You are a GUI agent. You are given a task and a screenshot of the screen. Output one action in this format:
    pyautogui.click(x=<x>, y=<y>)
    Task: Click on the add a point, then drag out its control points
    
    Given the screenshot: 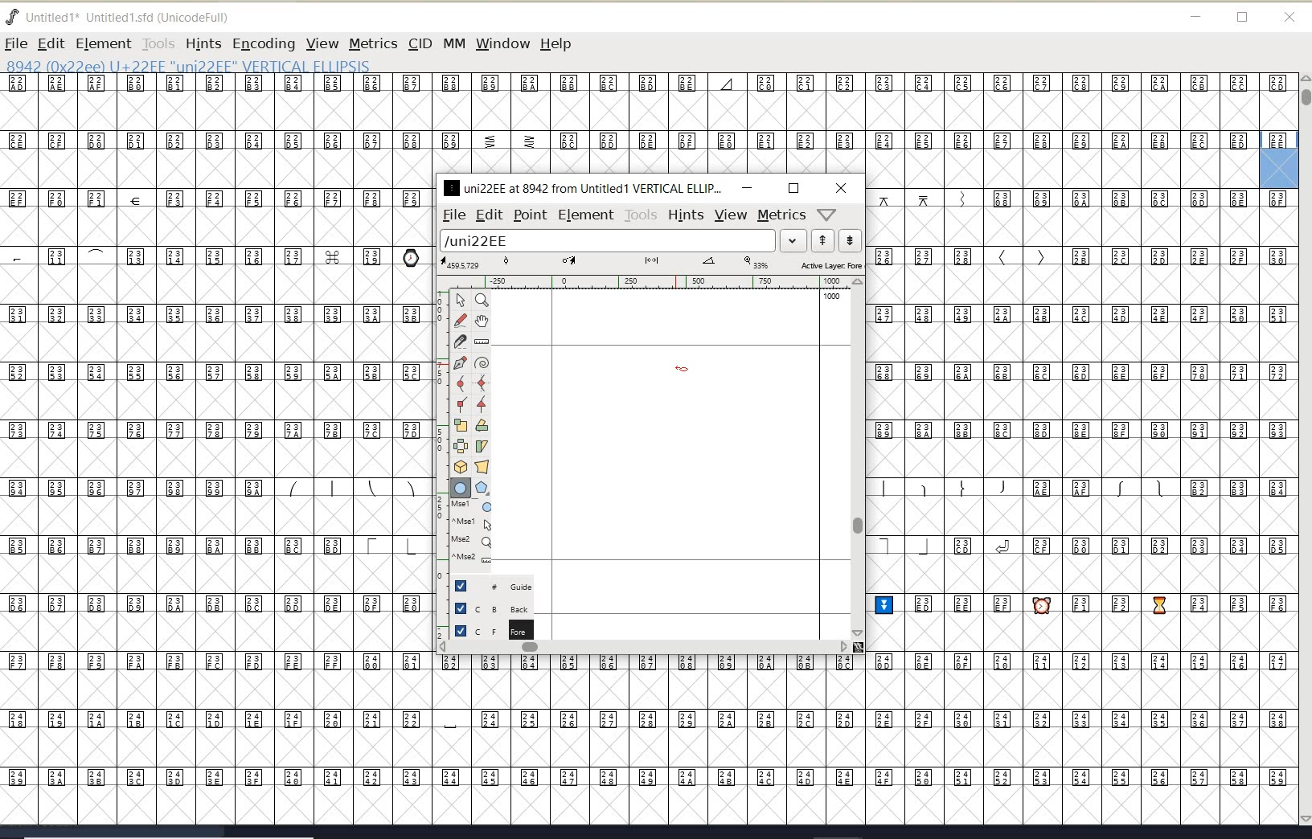 What is the action you would take?
    pyautogui.click(x=460, y=362)
    